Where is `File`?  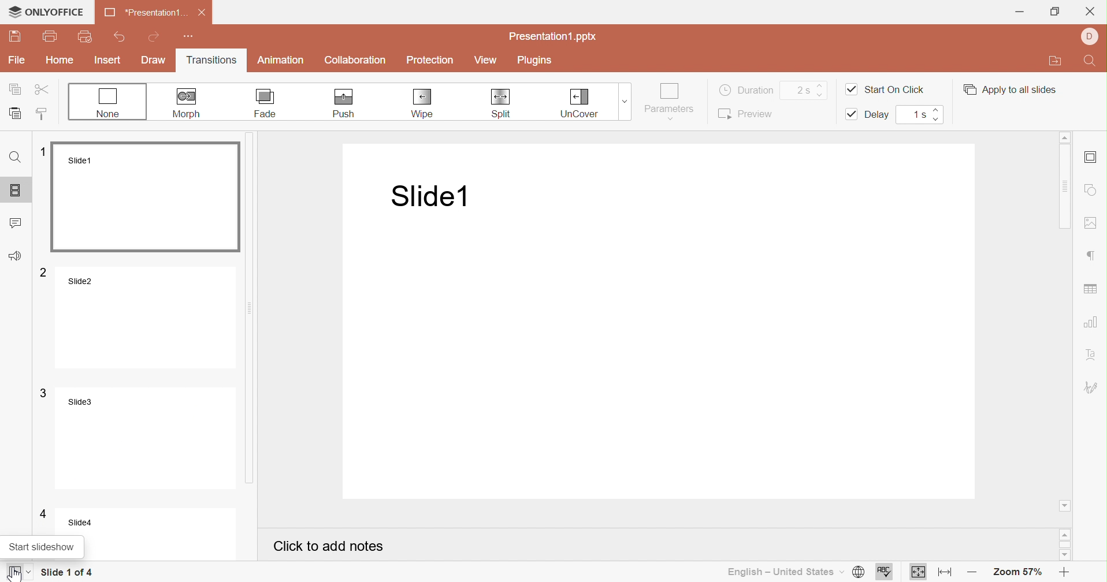 File is located at coordinates (17, 61).